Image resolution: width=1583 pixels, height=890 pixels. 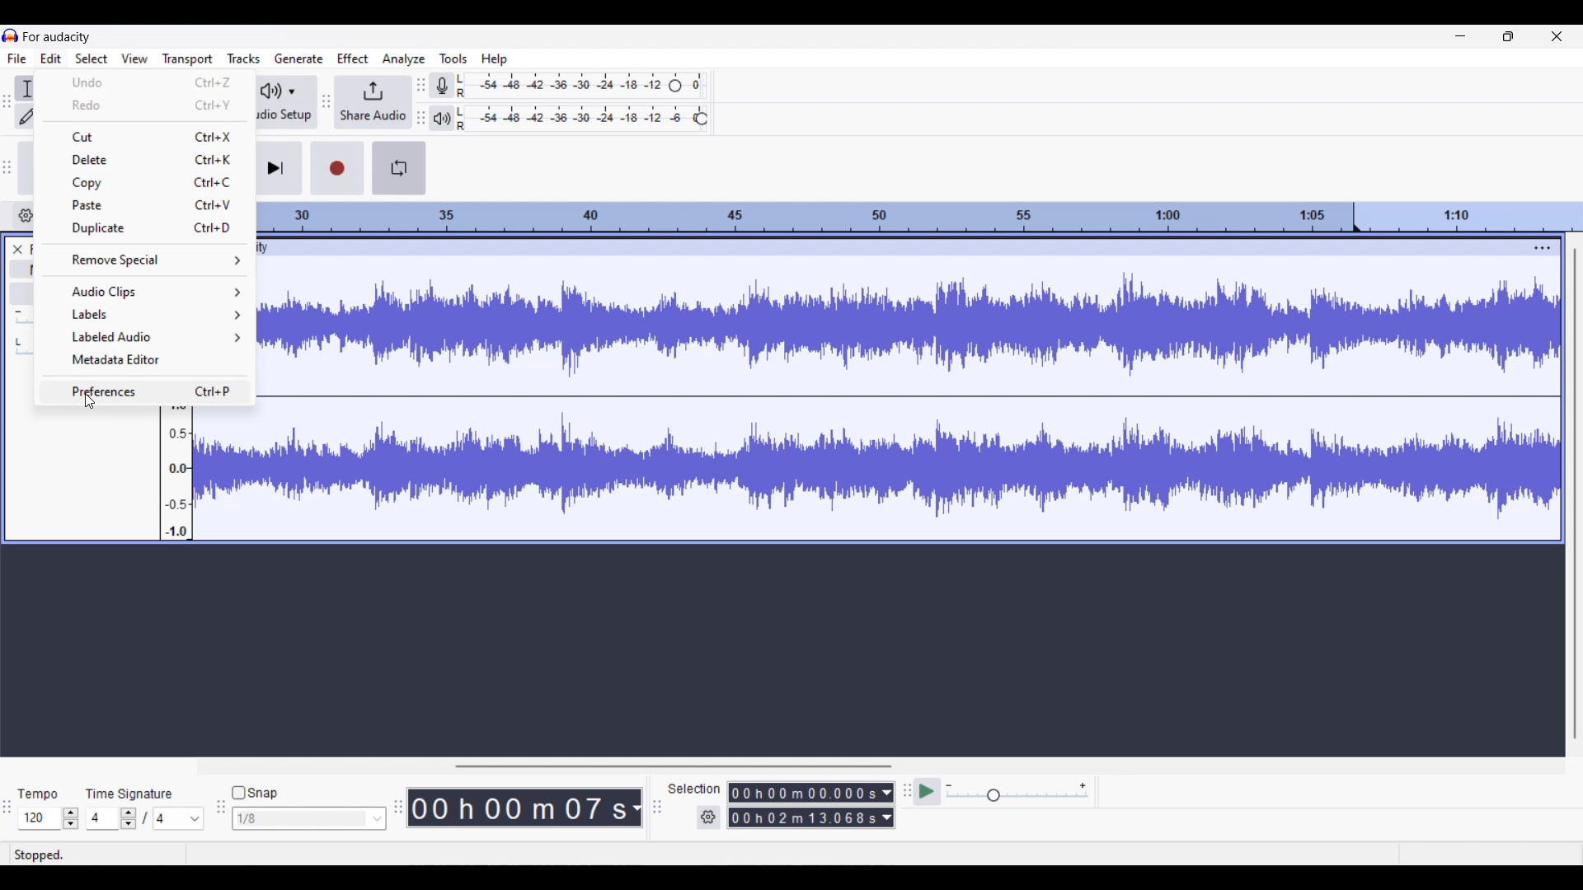 I want to click on Effects, so click(x=24, y=294).